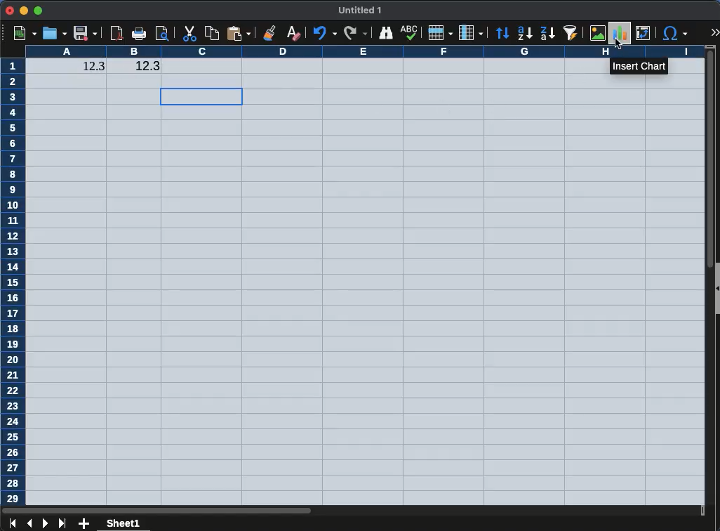 The width and height of the screenshot is (720, 531). I want to click on autofilter, so click(570, 32).